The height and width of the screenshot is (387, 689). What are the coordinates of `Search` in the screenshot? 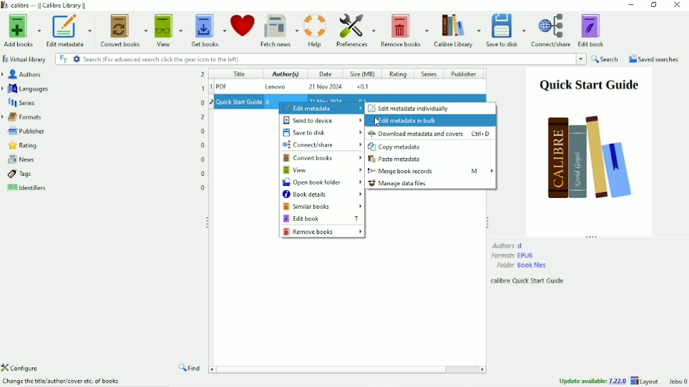 It's located at (606, 59).